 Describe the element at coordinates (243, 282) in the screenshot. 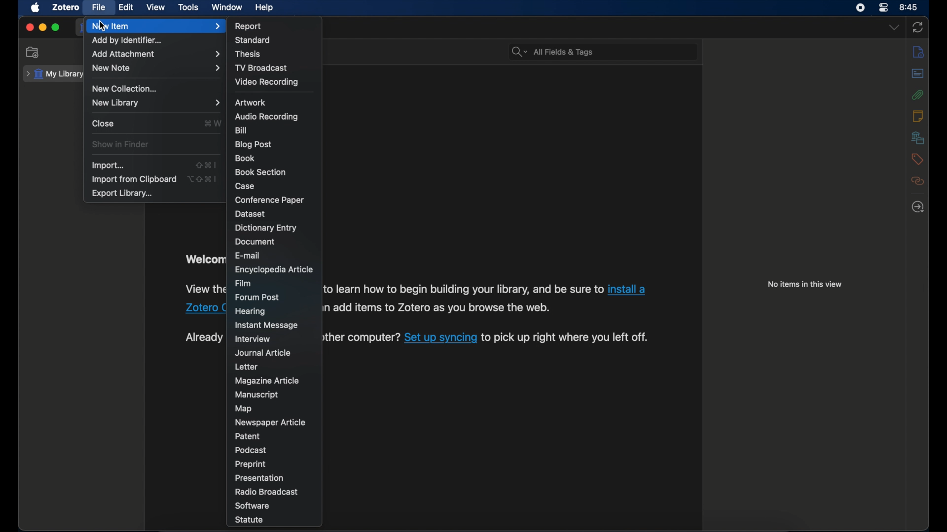

I see `film` at that location.